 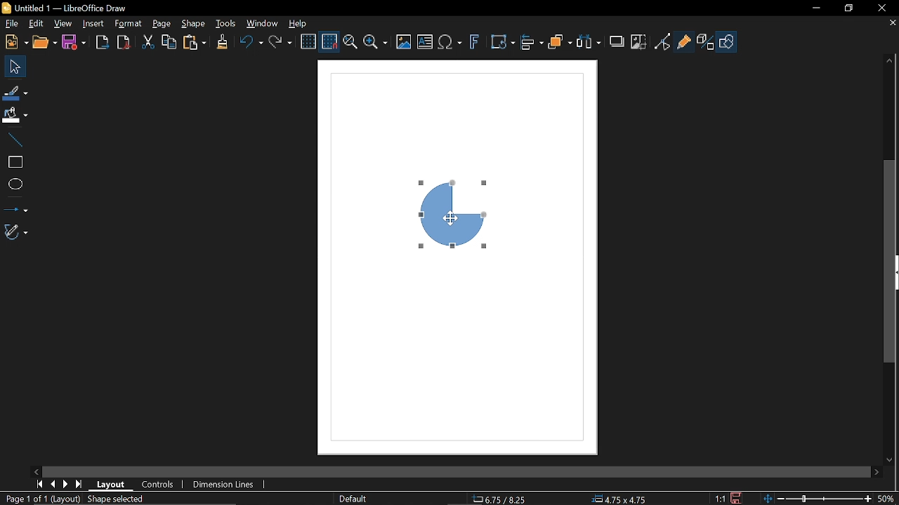 What do you see at coordinates (892, 23) in the screenshot?
I see `Close tab` at bounding box center [892, 23].